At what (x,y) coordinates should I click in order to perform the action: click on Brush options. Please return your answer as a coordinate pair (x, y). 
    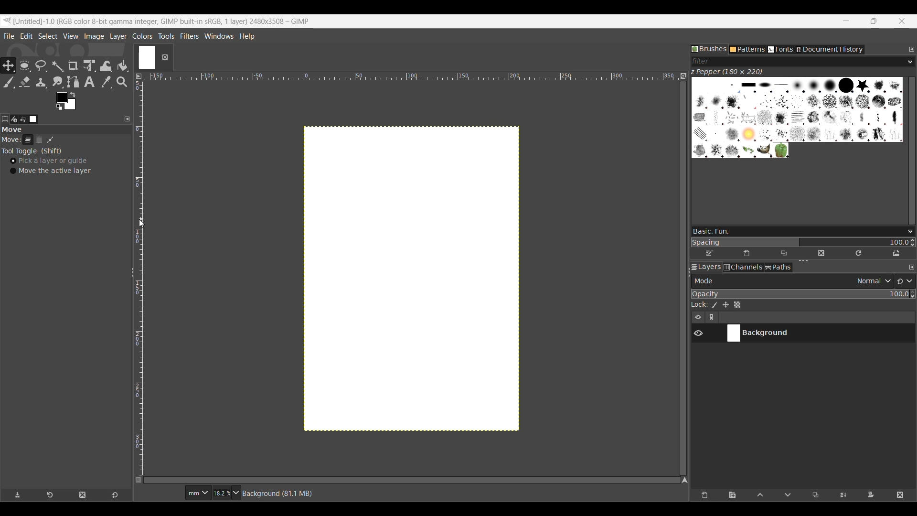
    Looking at the image, I should click on (908, 232).